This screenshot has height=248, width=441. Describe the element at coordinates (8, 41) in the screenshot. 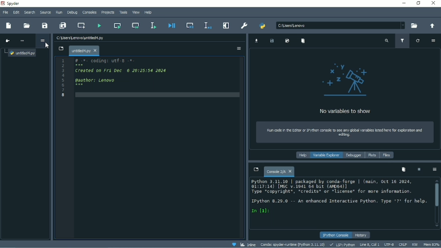

I see `Go to cursor position` at that location.